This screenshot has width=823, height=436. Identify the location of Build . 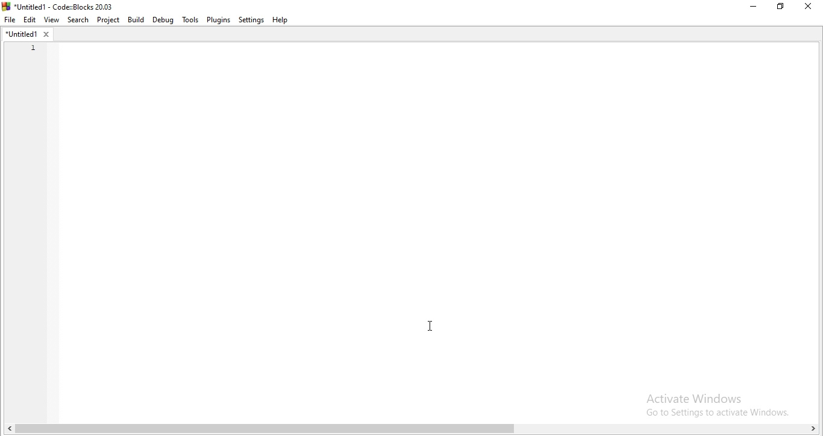
(136, 20).